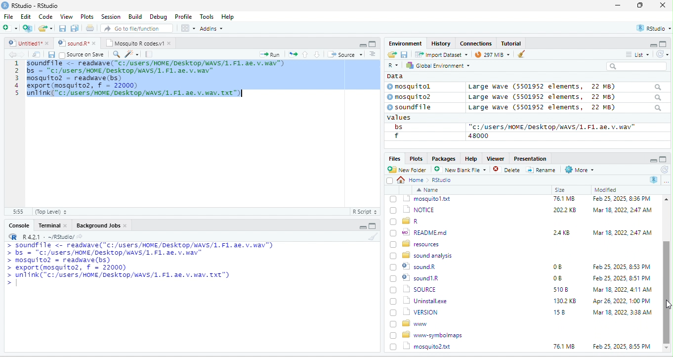  I want to click on New Folder, so click(409, 170).